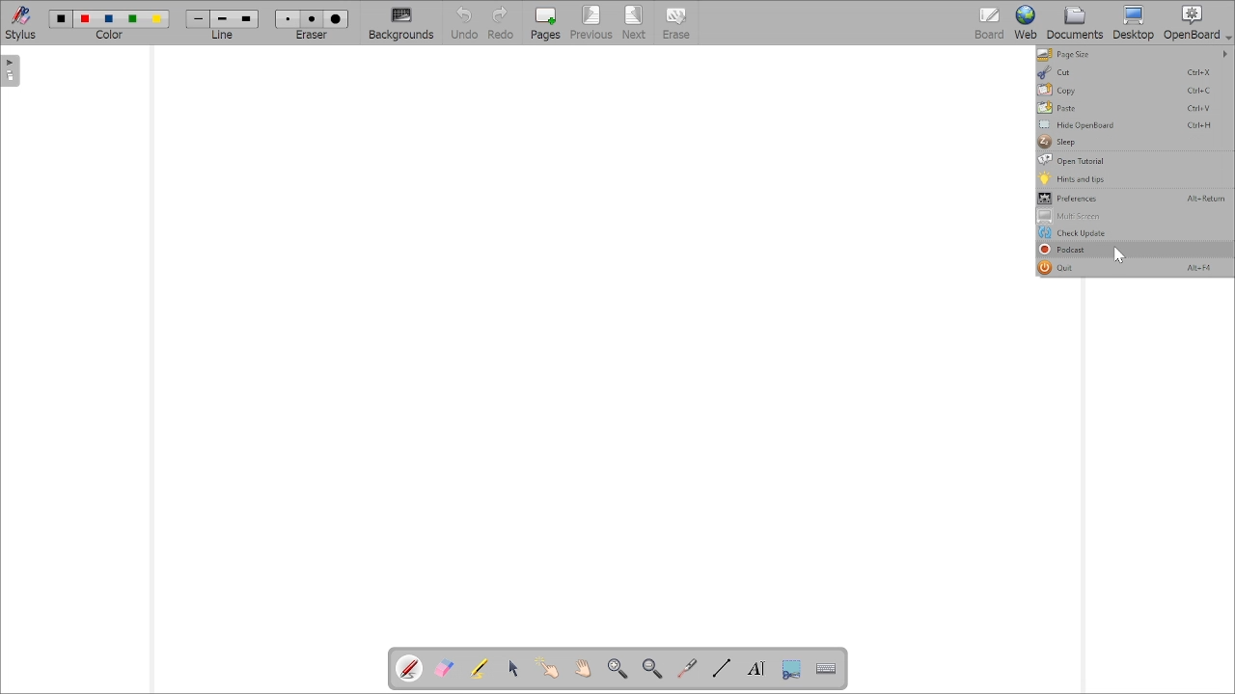  I want to click on Scroll page, so click(582, 669).